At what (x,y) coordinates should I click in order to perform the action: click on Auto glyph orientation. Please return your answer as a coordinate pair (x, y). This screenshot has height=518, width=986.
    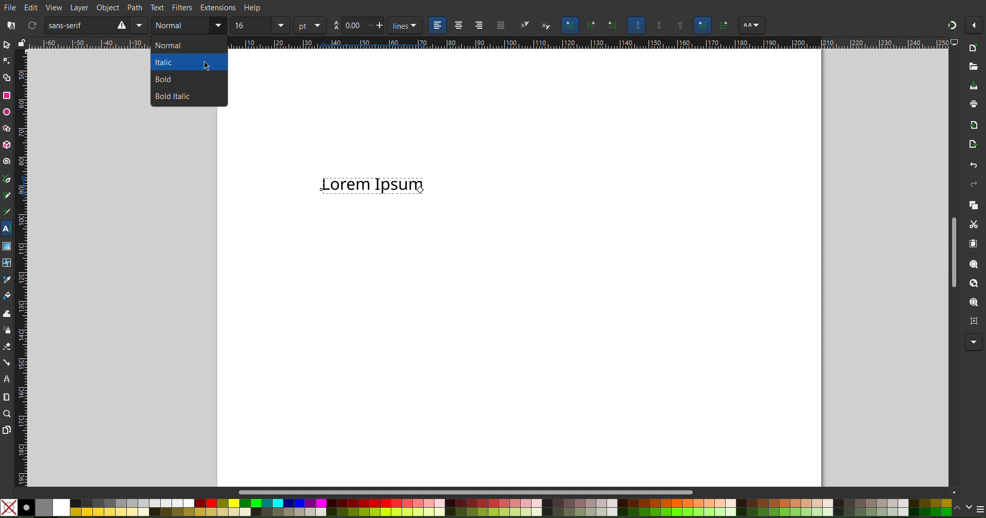
    Looking at the image, I should click on (636, 25).